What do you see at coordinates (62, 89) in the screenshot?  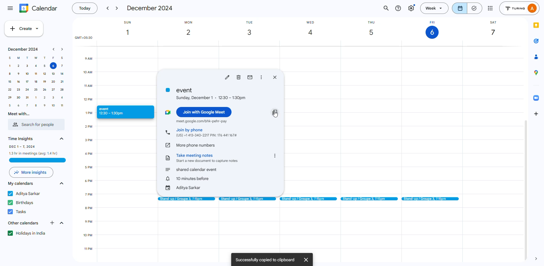 I see `28` at bounding box center [62, 89].